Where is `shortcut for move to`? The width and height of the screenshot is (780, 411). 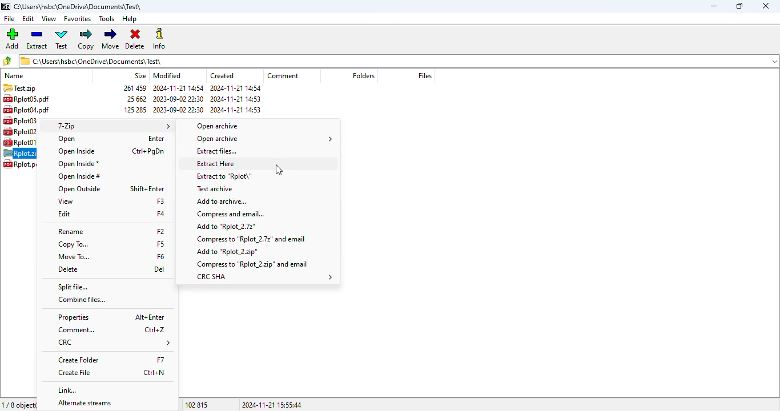
shortcut for move to is located at coordinates (162, 257).